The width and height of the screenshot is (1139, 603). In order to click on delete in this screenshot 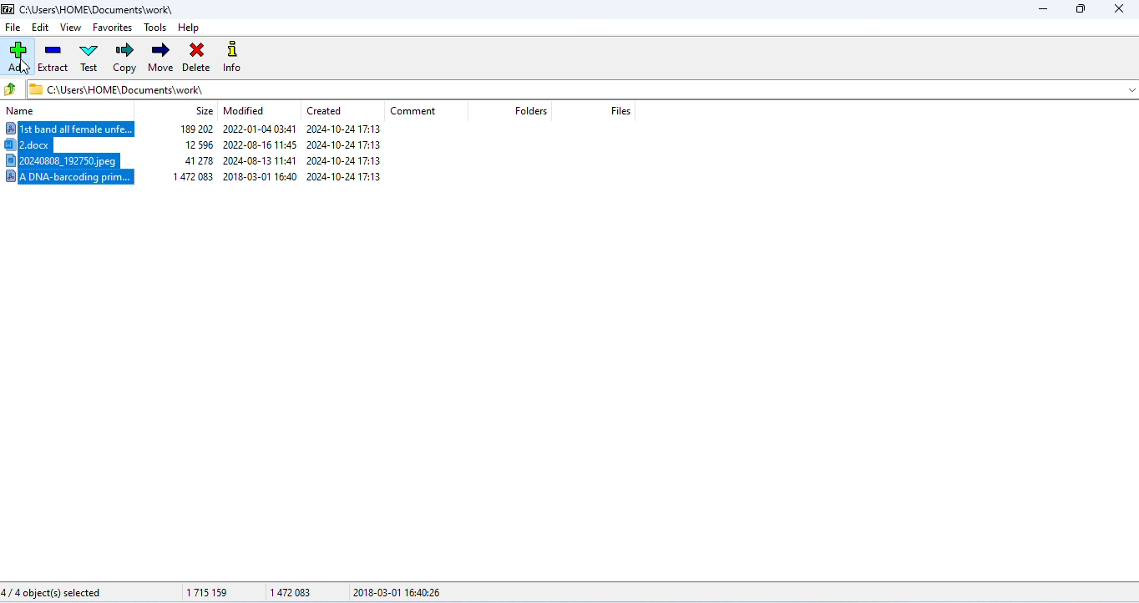, I will do `click(195, 58)`.